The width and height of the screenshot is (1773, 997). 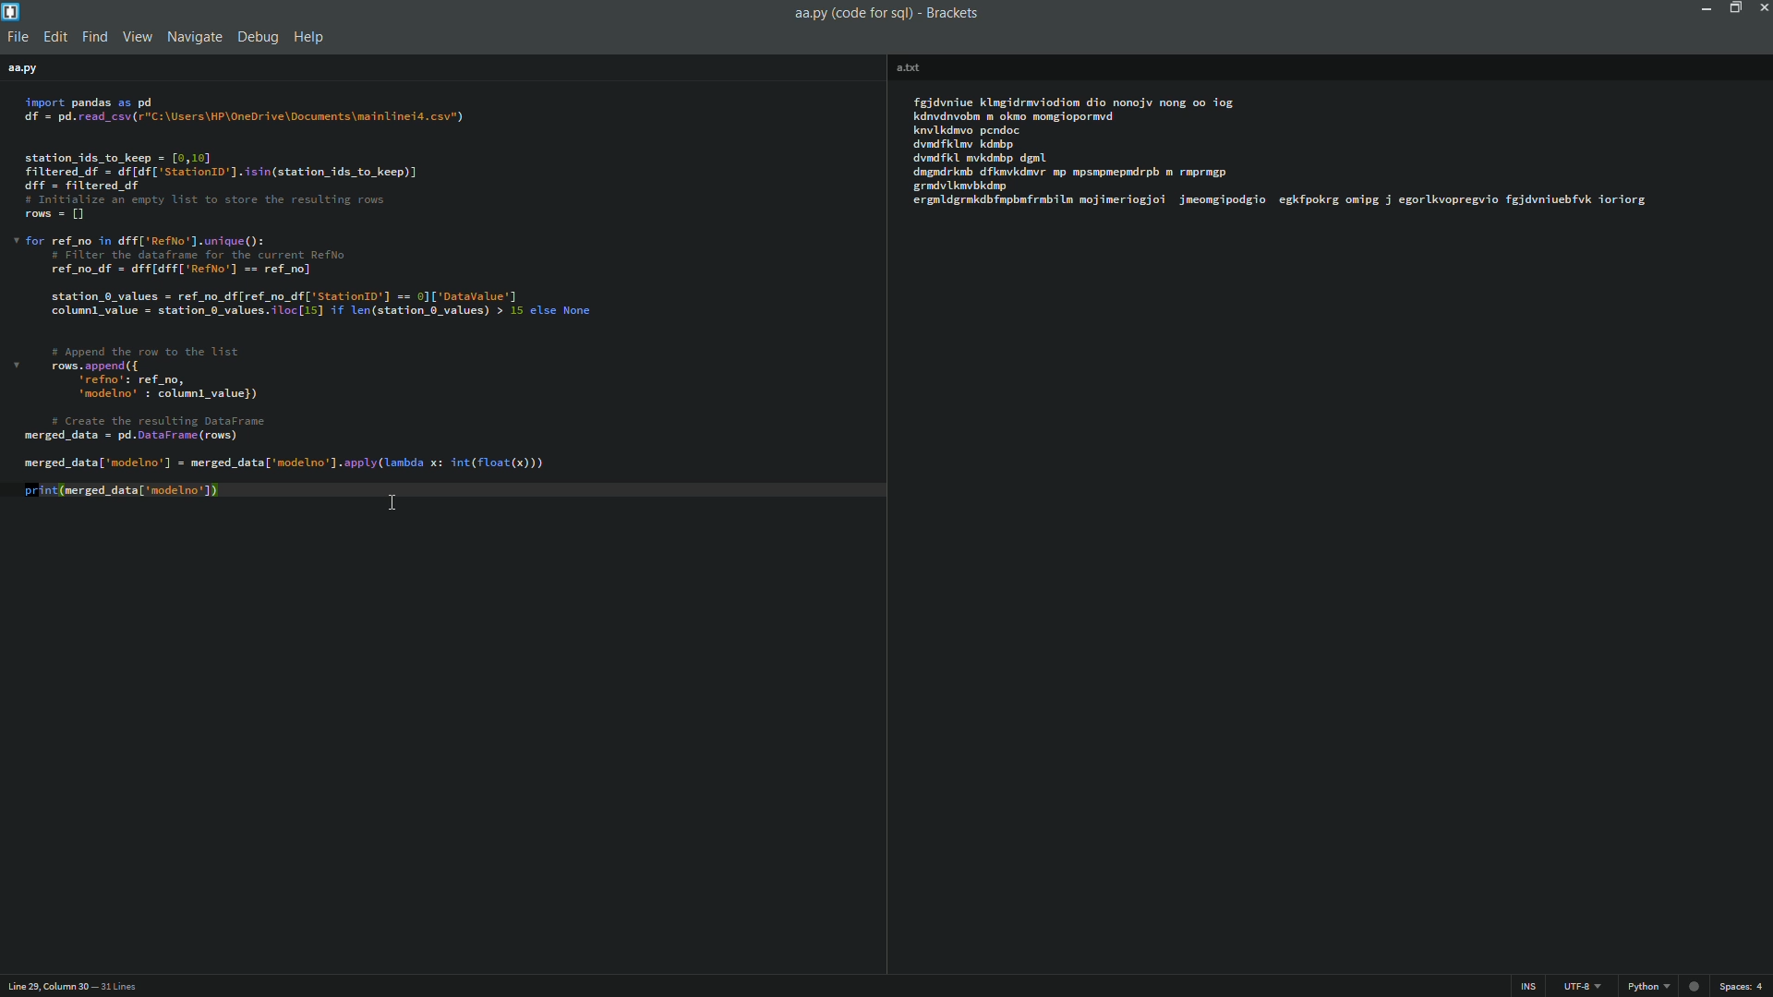 I want to click on minimize, so click(x=1707, y=8).